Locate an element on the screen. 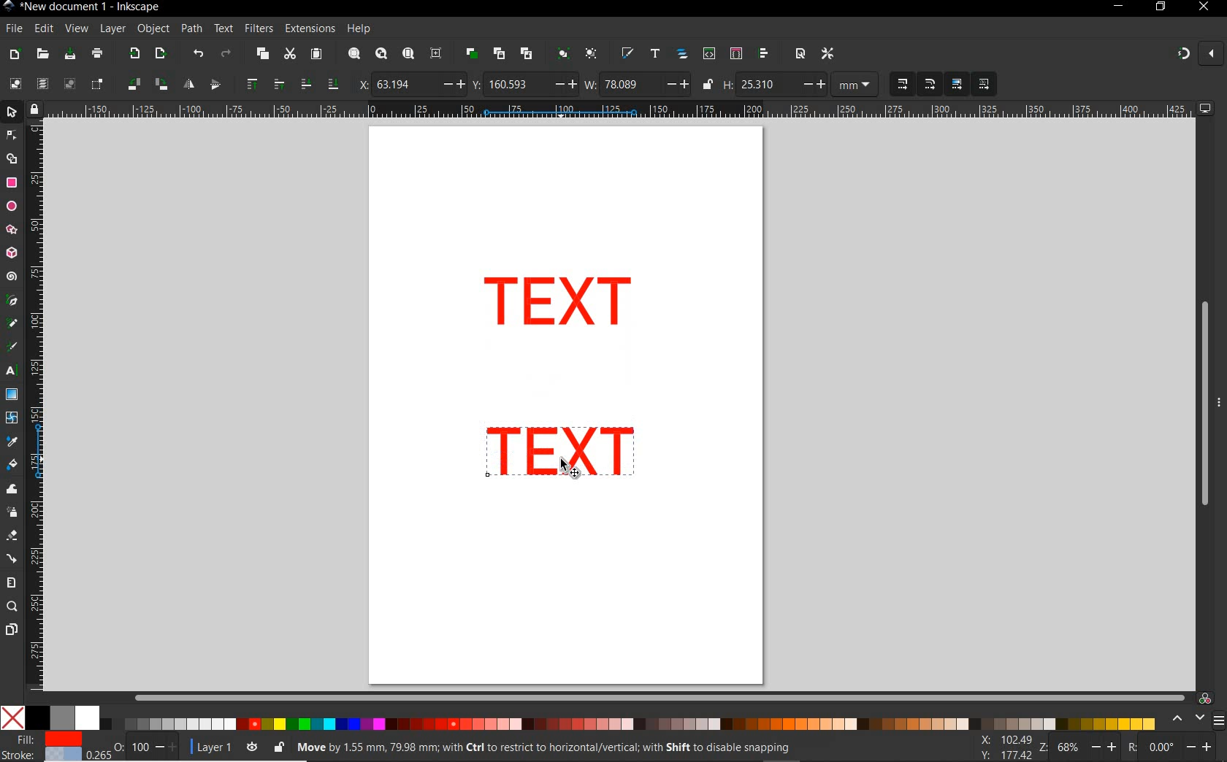 The width and height of the screenshot is (1227, 762). new is located at coordinates (15, 53).